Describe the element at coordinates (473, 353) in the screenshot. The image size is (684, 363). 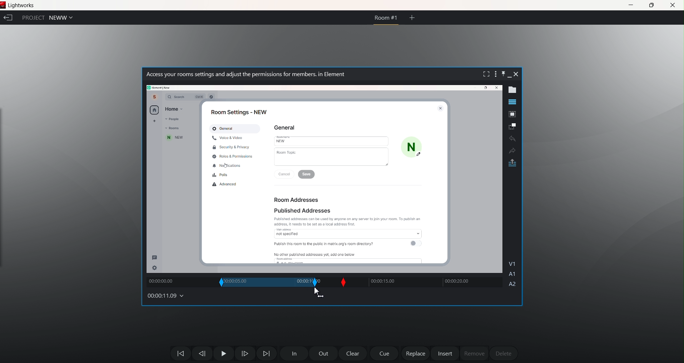
I see `remove` at that location.